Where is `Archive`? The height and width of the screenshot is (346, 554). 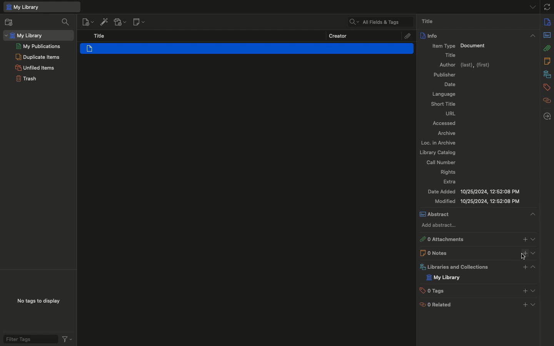 Archive is located at coordinates (448, 133).